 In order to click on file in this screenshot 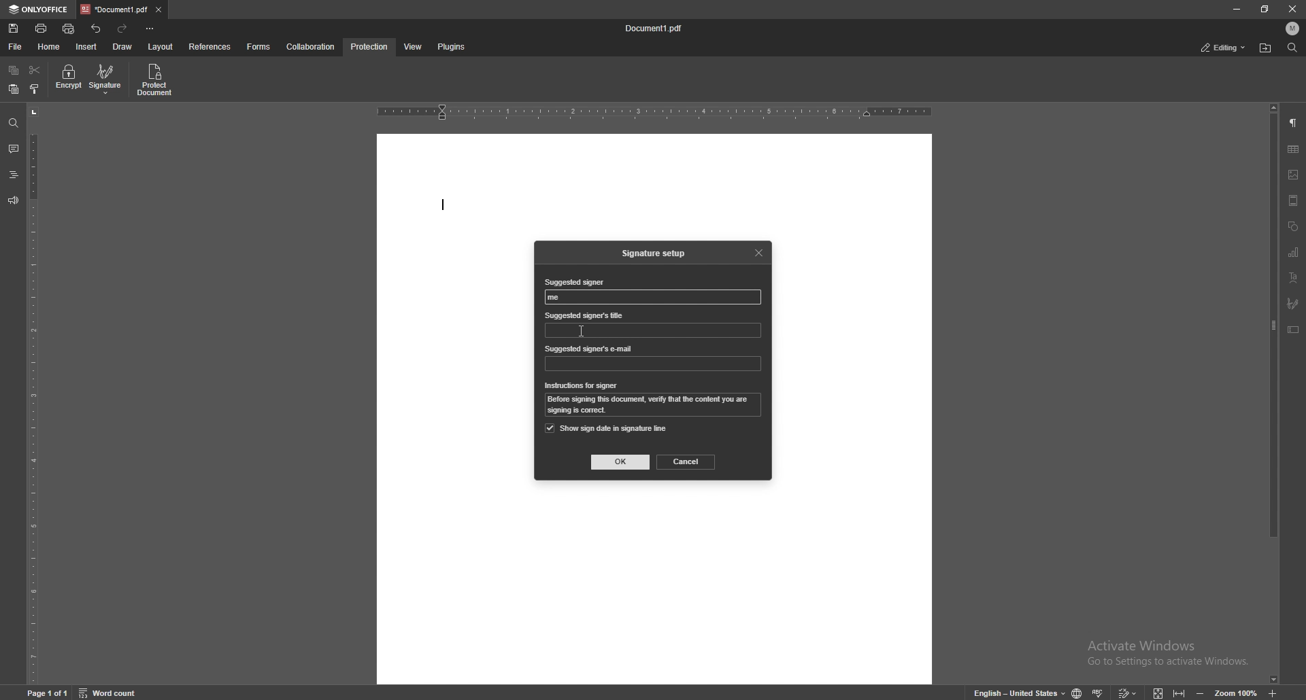, I will do `click(16, 47)`.